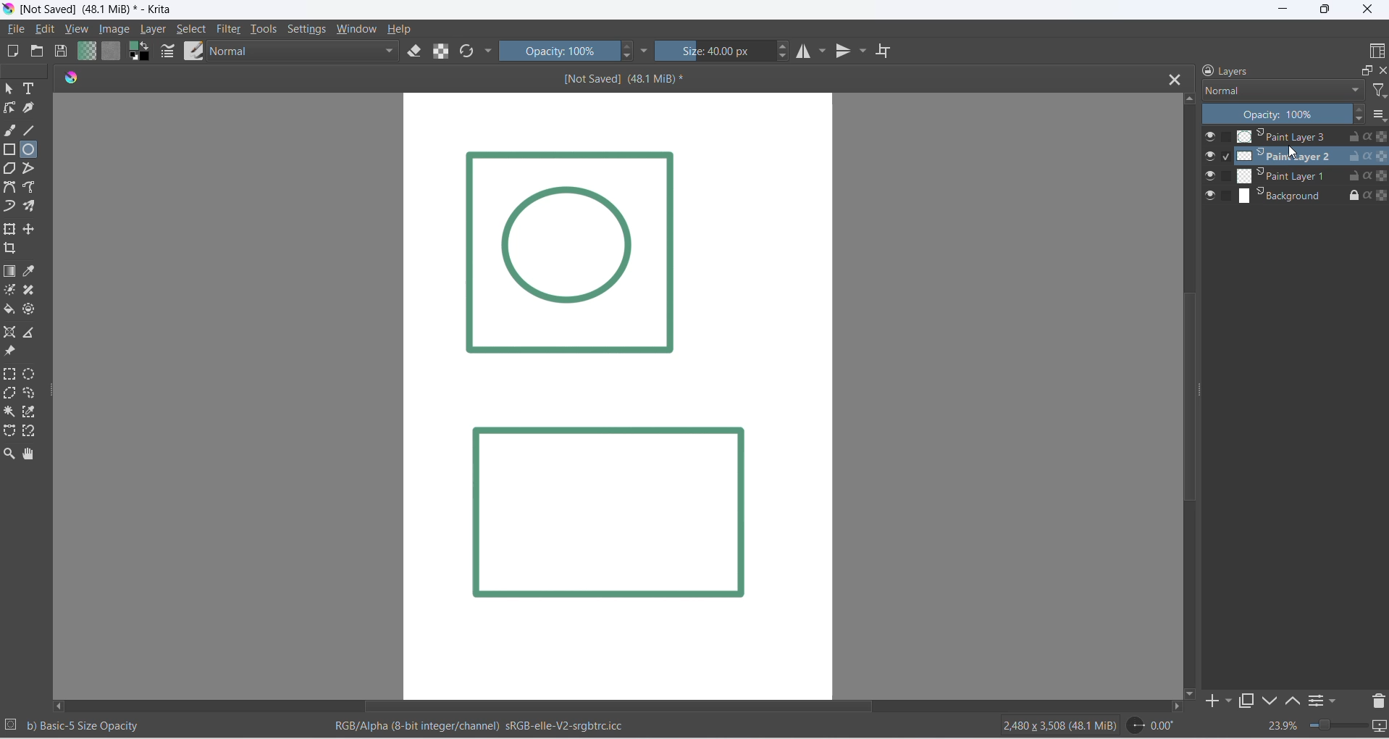  What do you see at coordinates (1175, 708) in the screenshot?
I see `move right` at bounding box center [1175, 708].